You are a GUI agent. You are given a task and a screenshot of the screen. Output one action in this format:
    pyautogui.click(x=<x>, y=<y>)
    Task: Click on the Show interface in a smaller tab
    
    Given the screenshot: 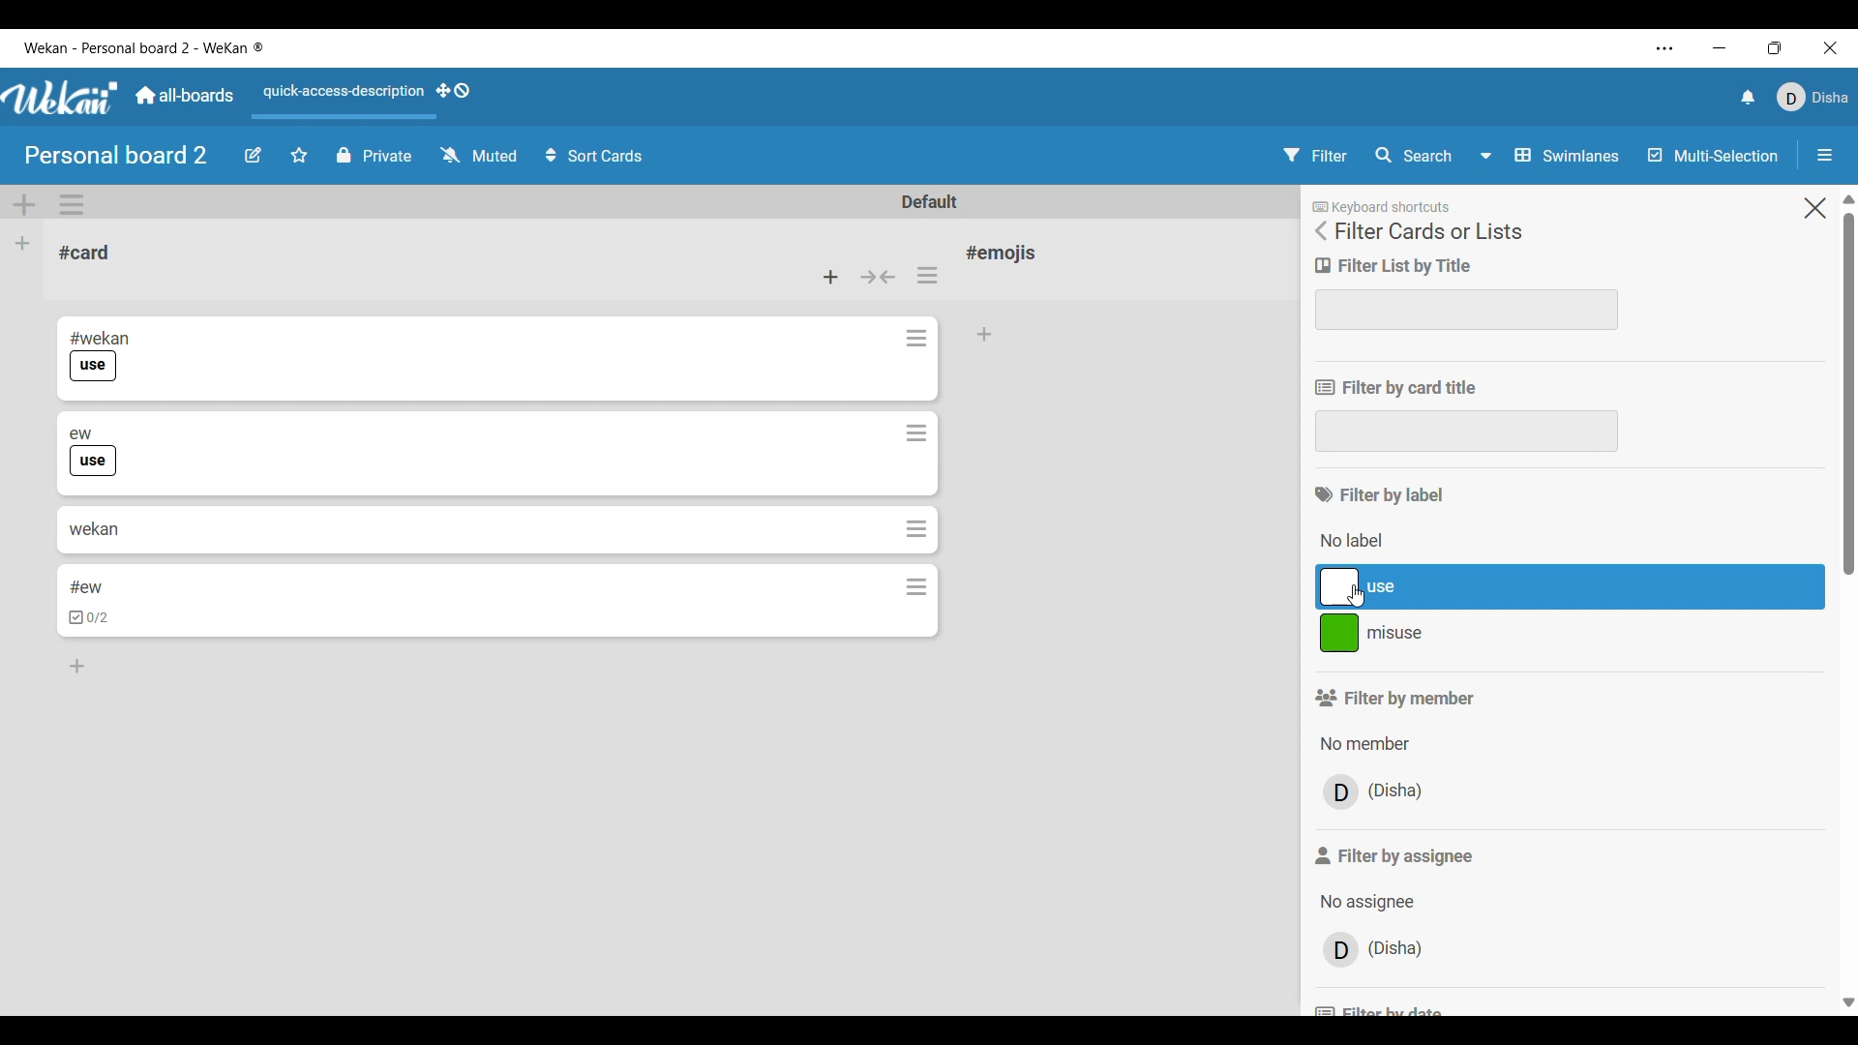 What is the action you would take?
    pyautogui.click(x=1775, y=47)
    